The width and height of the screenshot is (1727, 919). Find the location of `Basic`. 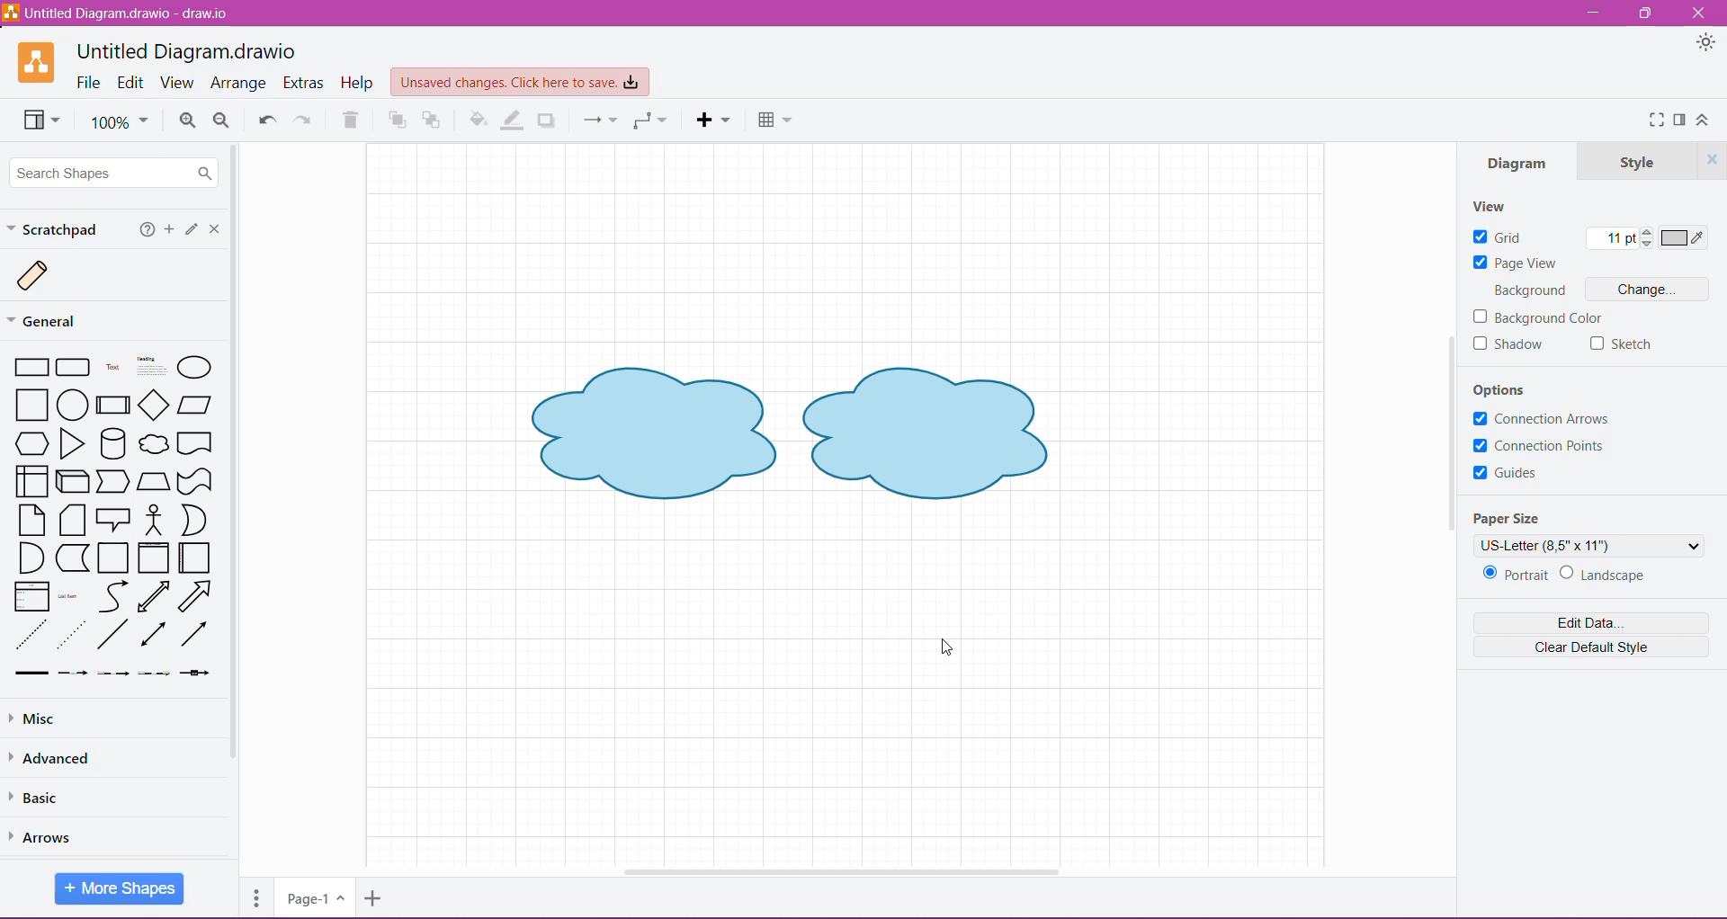

Basic is located at coordinates (43, 799).